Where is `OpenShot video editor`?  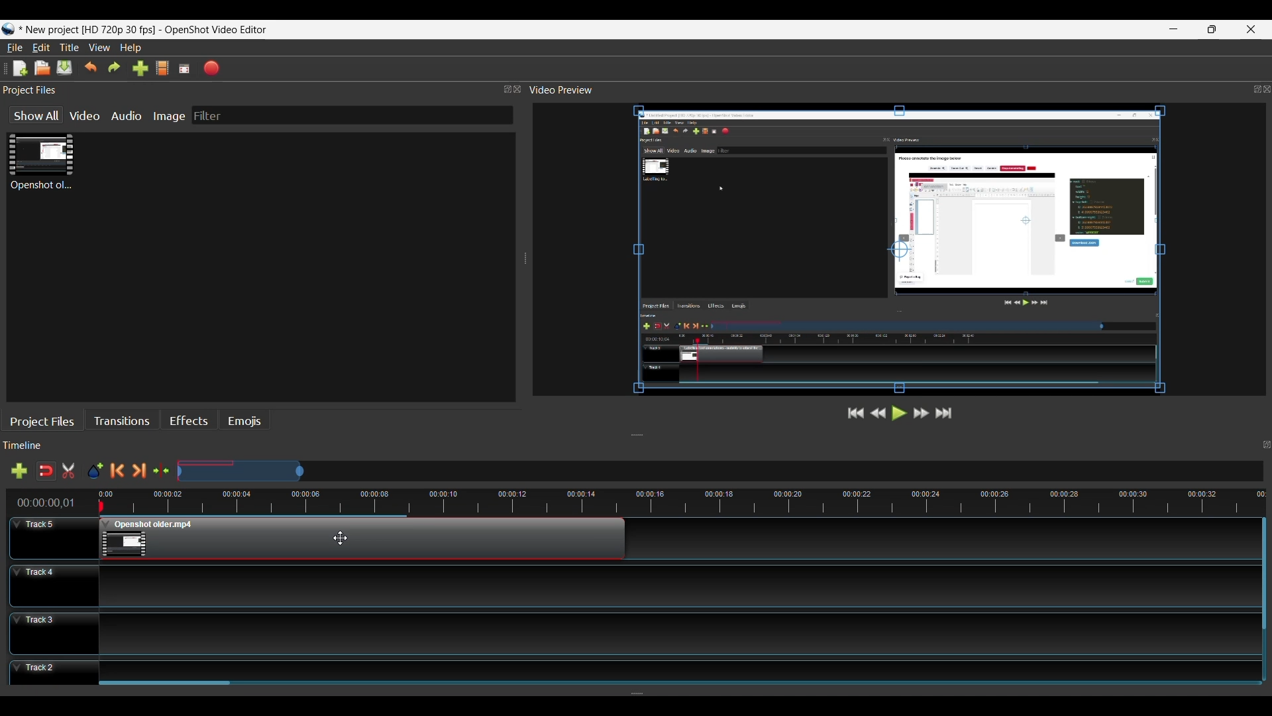 OpenShot video editor is located at coordinates (221, 30).